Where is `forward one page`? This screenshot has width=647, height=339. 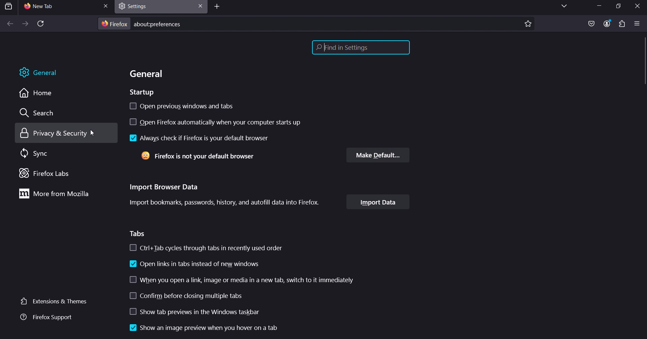
forward one page is located at coordinates (25, 24).